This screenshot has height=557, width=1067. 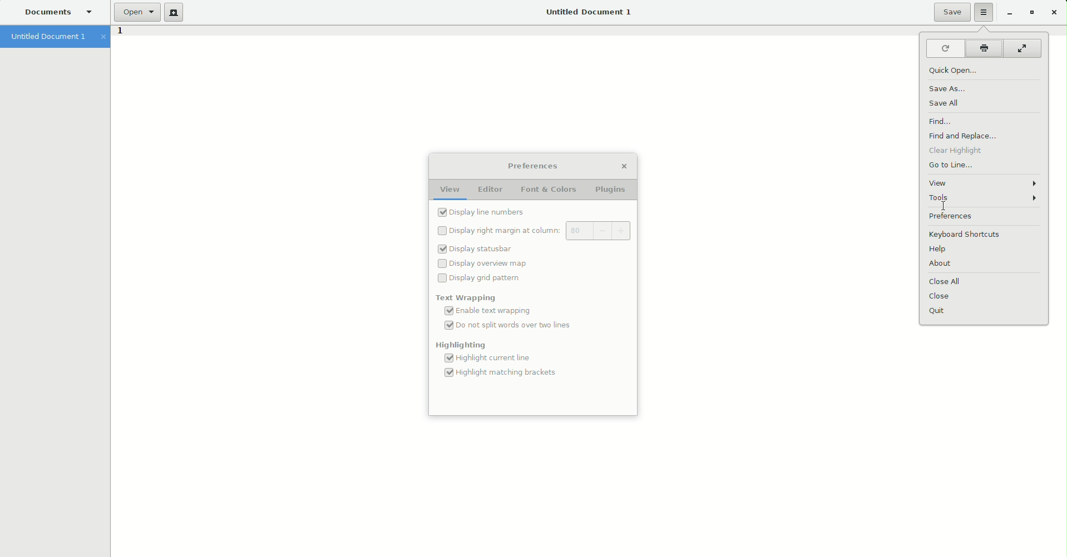 I want to click on Display right margin at column, so click(x=500, y=230).